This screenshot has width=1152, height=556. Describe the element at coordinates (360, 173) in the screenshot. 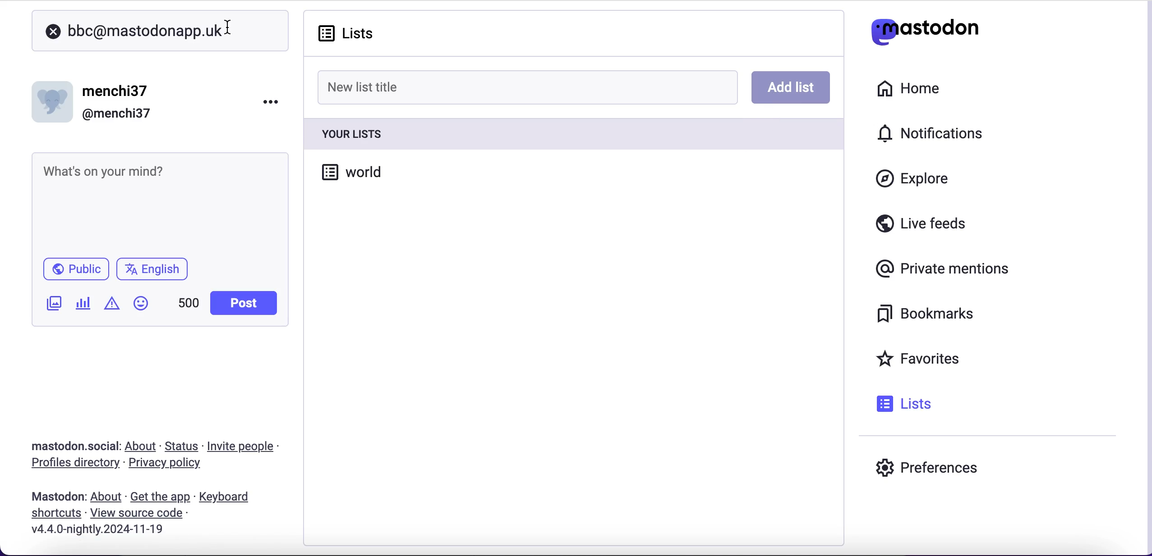

I see `world` at that location.